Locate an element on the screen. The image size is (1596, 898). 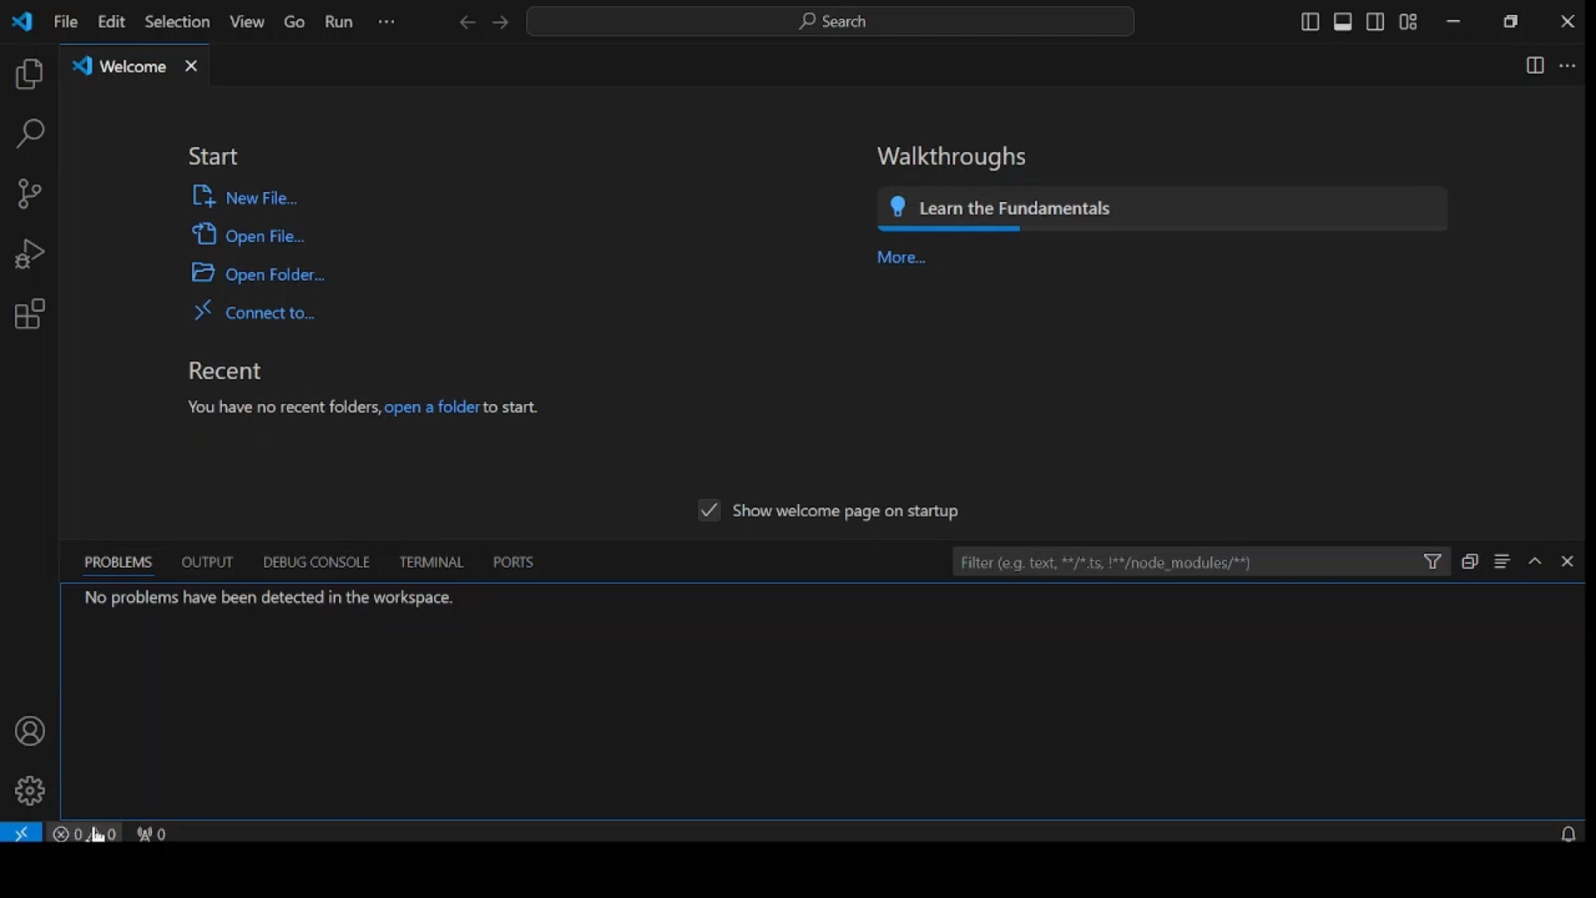
explorer is located at coordinates (27, 76).